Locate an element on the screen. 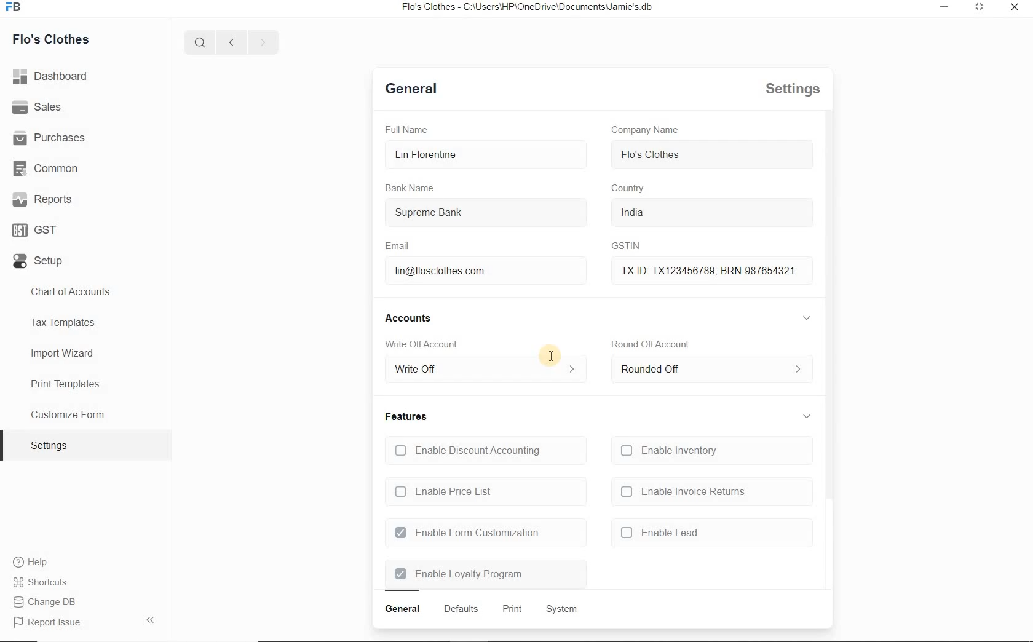  Flo's Clothes is located at coordinates (52, 38).